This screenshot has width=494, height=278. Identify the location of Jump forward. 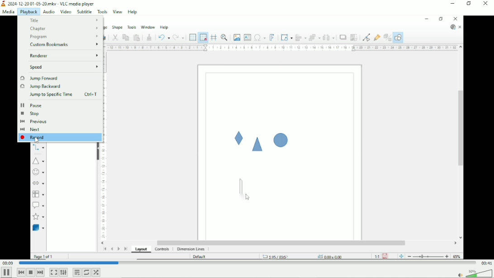
(40, 78).